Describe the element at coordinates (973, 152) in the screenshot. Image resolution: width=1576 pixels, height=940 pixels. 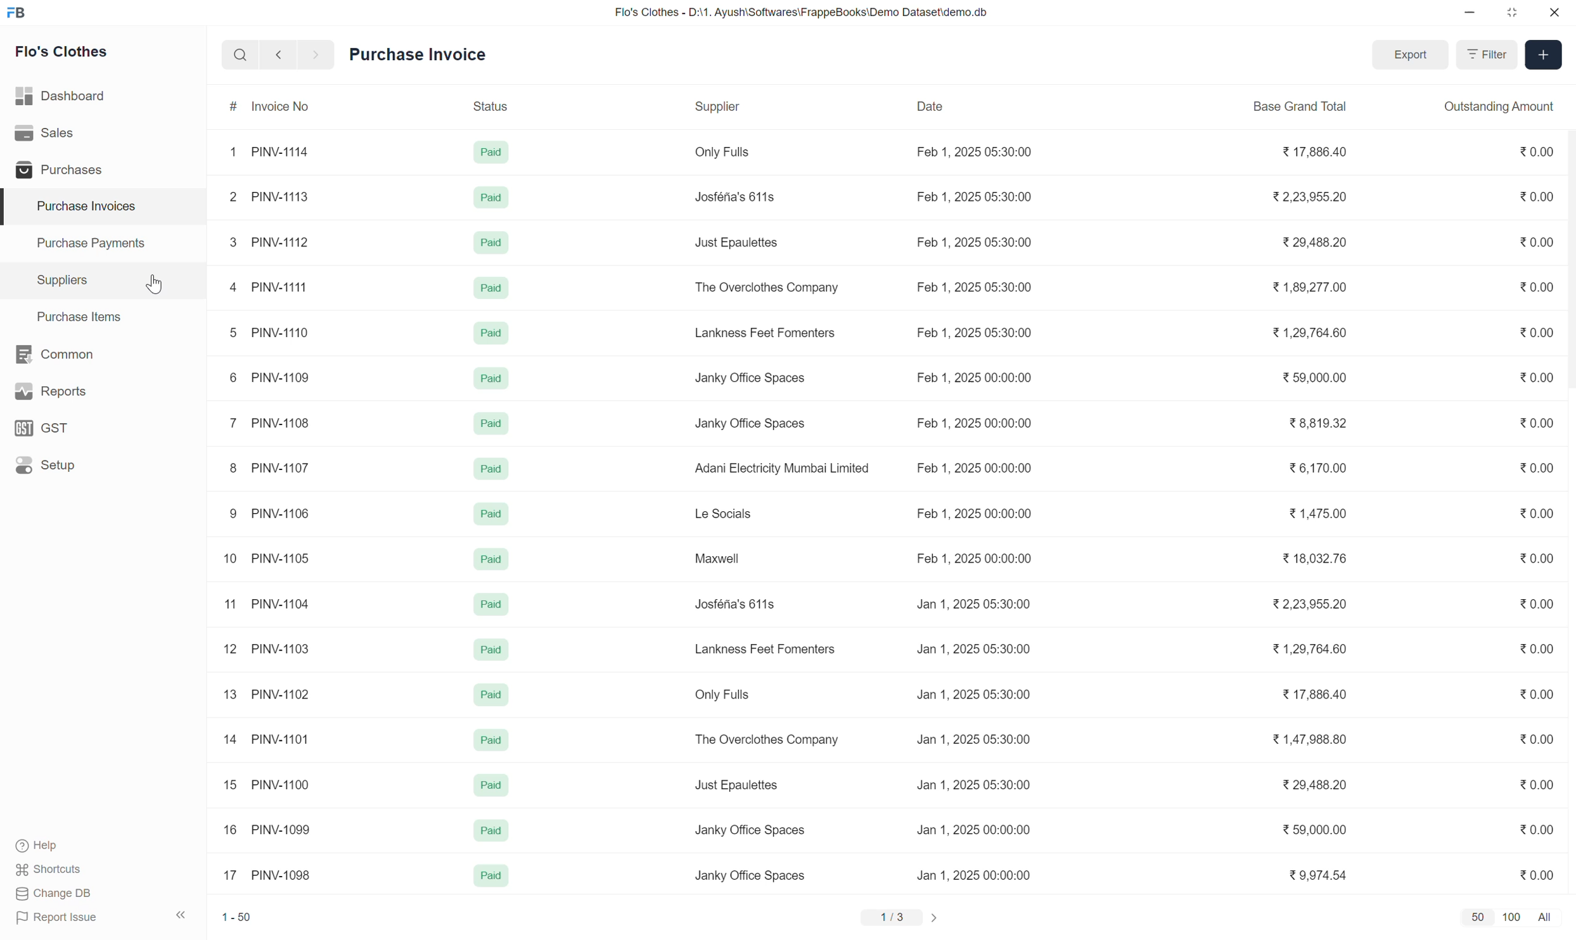
I see `Feb 1, 2025 05:30:00` at that location.